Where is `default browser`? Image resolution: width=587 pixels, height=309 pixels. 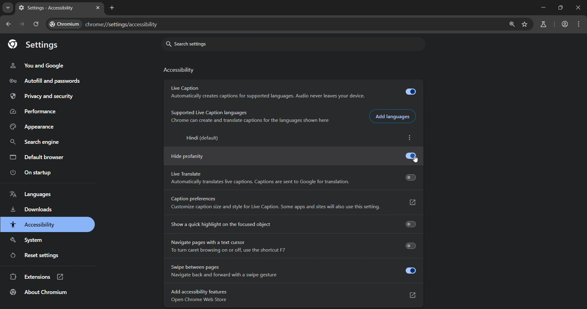
default browser is located at coordinates (41, 157).